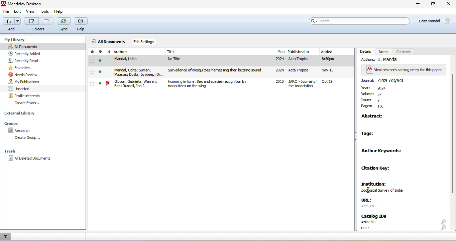  What do you see at coordinates (368, 227) in the screenshot?
I see `doi` at bounding box center [368, 227].